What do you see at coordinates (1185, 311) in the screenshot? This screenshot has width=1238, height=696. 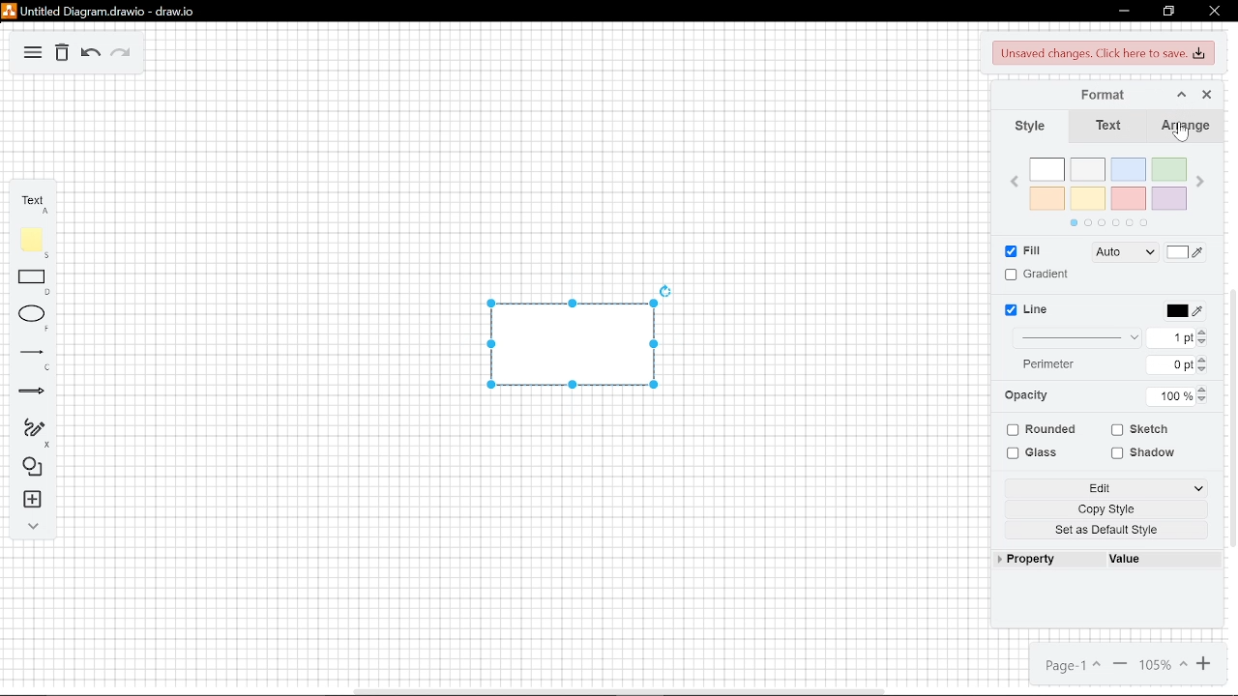 I see `line color` at bounding box center [1185, 311].